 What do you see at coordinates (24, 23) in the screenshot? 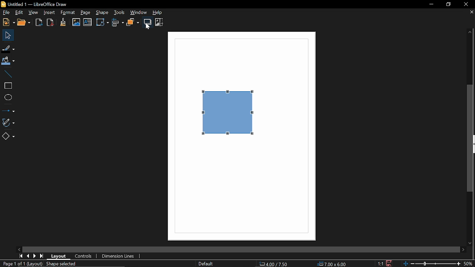
I see `Open` at bounding box center [24, 23].